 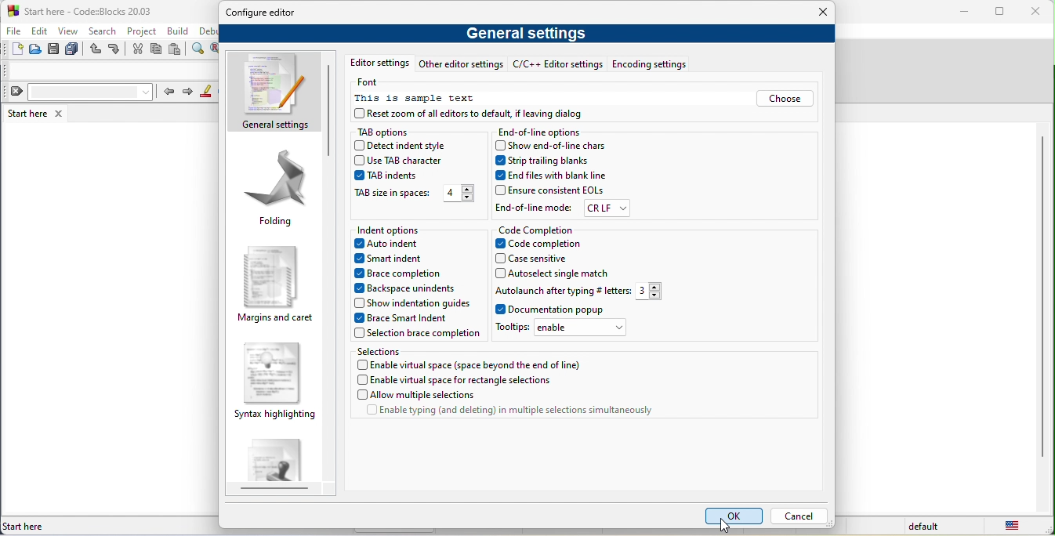 What do you see at coordinates (15, 32) in the screenshot?
I see `file` at bounding box center [15, 32].